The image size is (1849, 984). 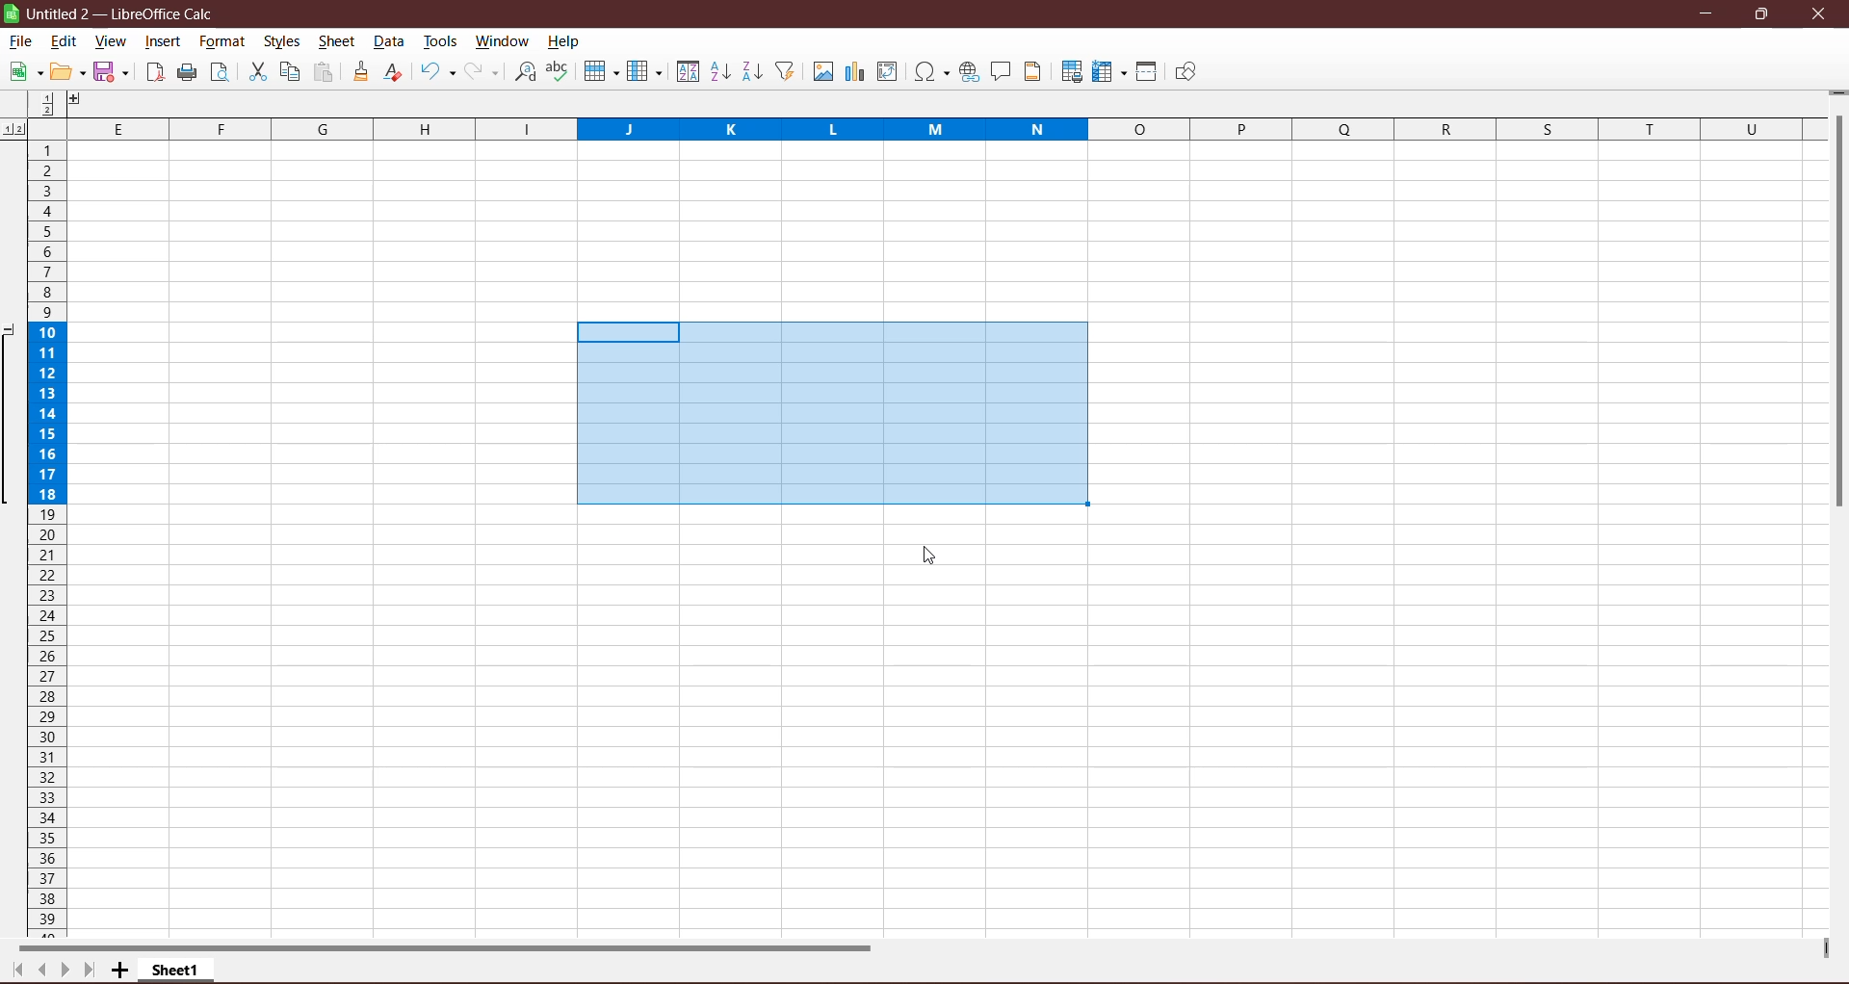 I want to click on Help, so click(x=564, y=43).